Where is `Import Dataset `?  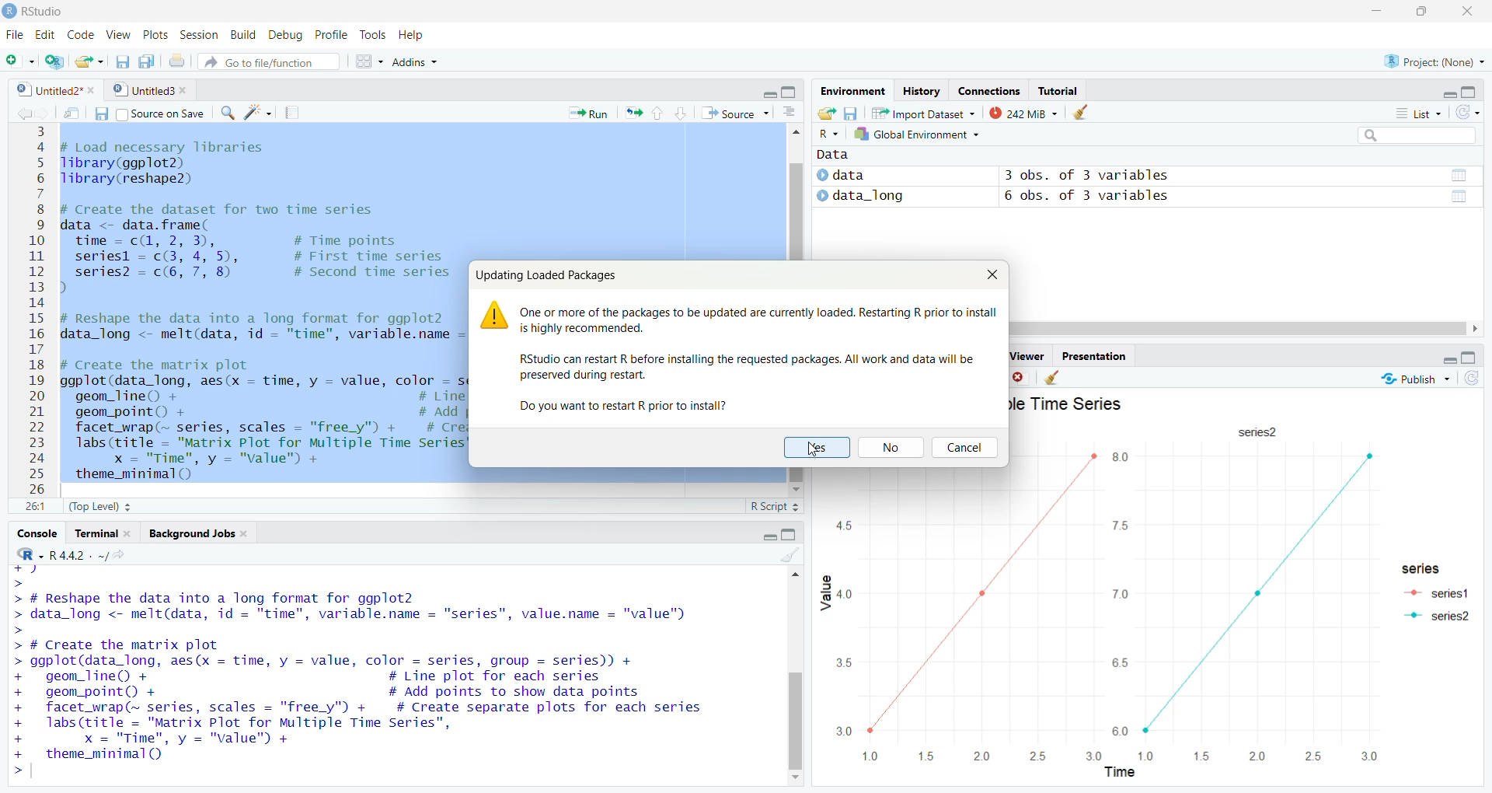
Import Dataset  is located at coordinates (923, 112).